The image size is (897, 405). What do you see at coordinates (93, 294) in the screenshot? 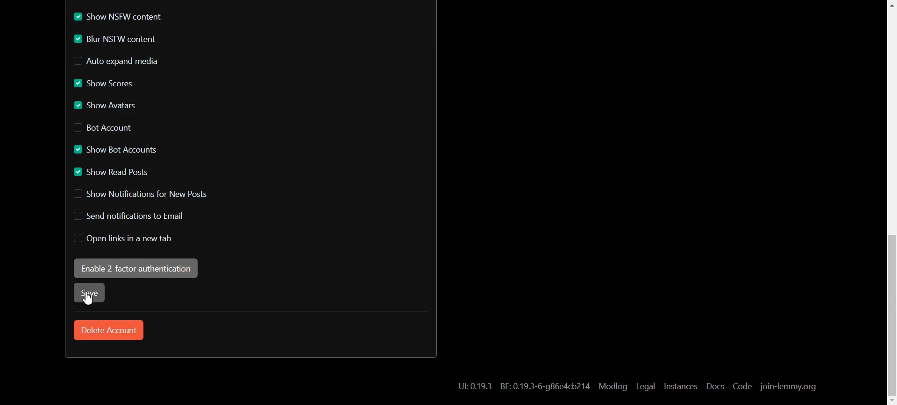
I see `Save` at bounding box center [93, 294].